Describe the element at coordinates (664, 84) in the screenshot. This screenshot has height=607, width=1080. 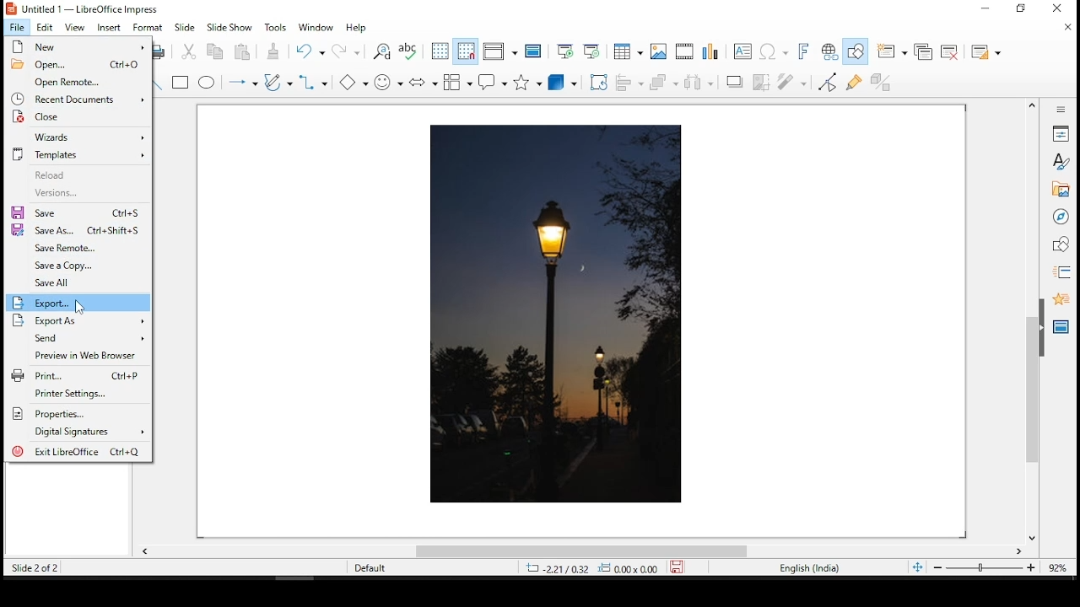
I see `arrange` at that location.